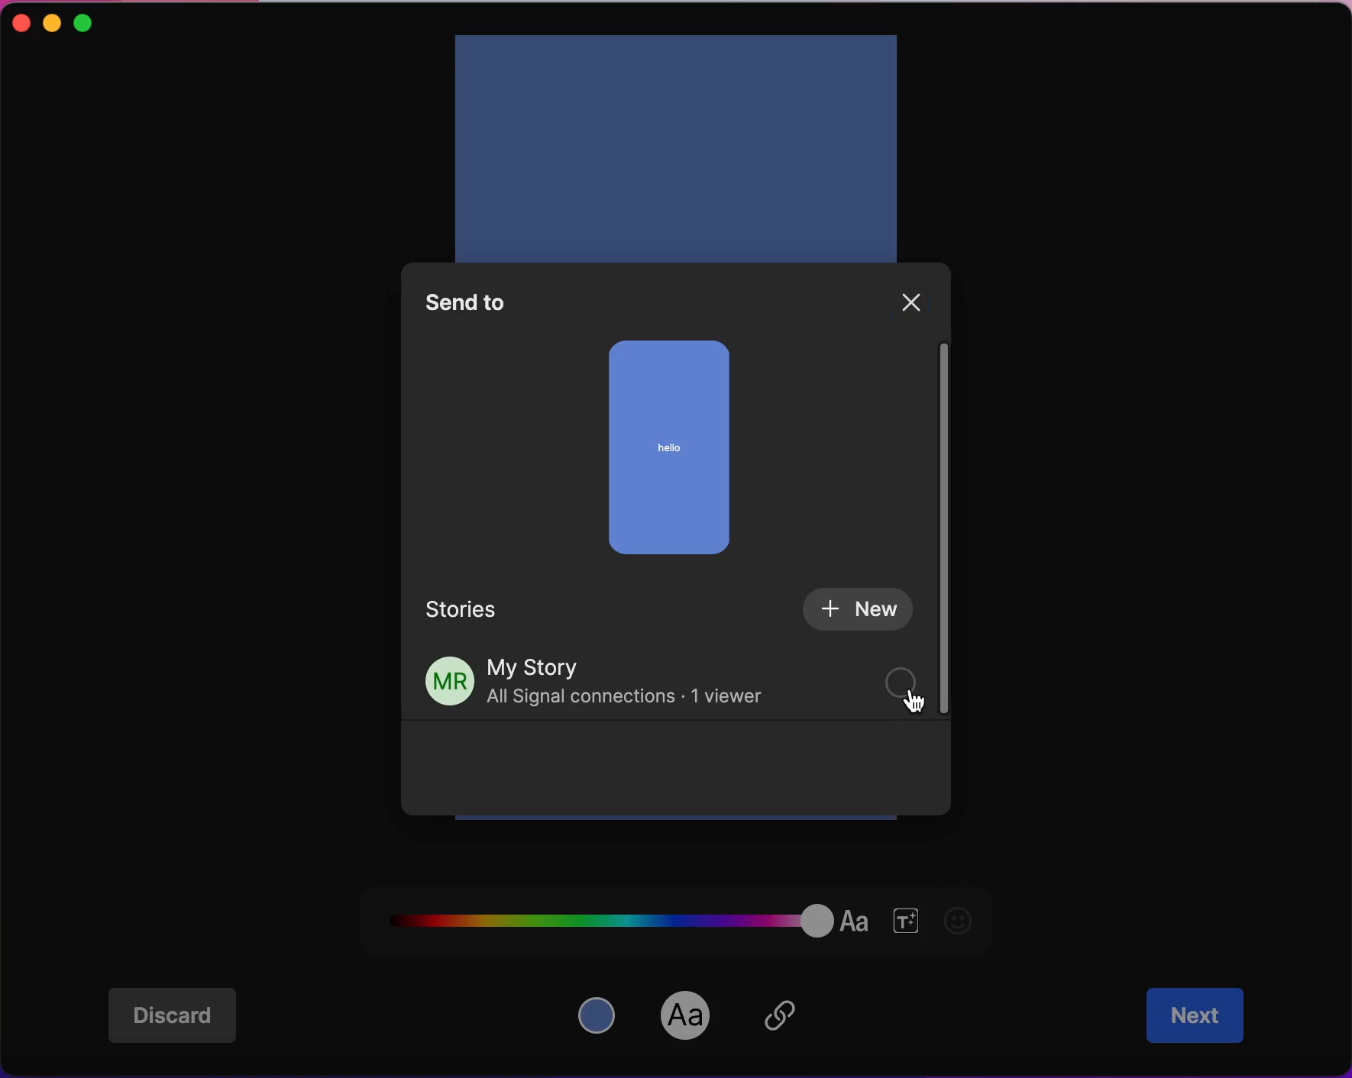 The width and height of the screenshot is (1352, 1078). Describe the element at coordinates (856, 608) in the screenshot. I see `new` at that location.